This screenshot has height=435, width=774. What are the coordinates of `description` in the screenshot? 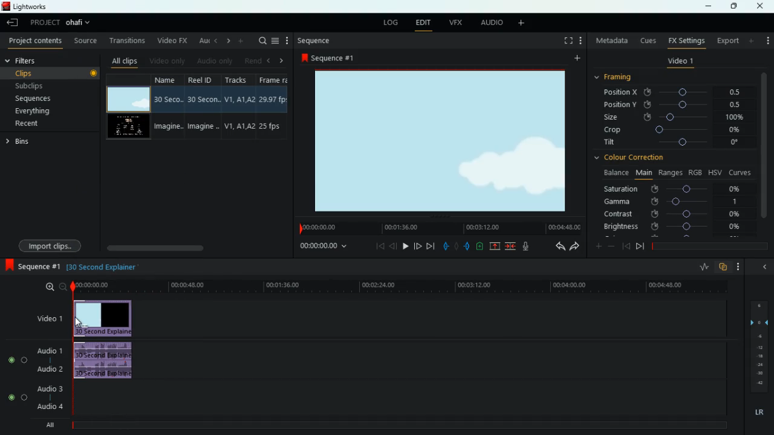 It's located at (103, 267).